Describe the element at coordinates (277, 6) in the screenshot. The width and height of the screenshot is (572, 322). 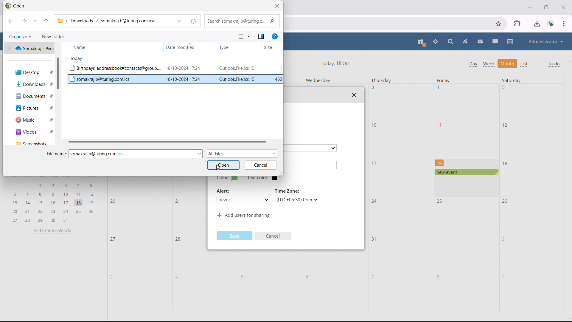
I see `close` at that location.